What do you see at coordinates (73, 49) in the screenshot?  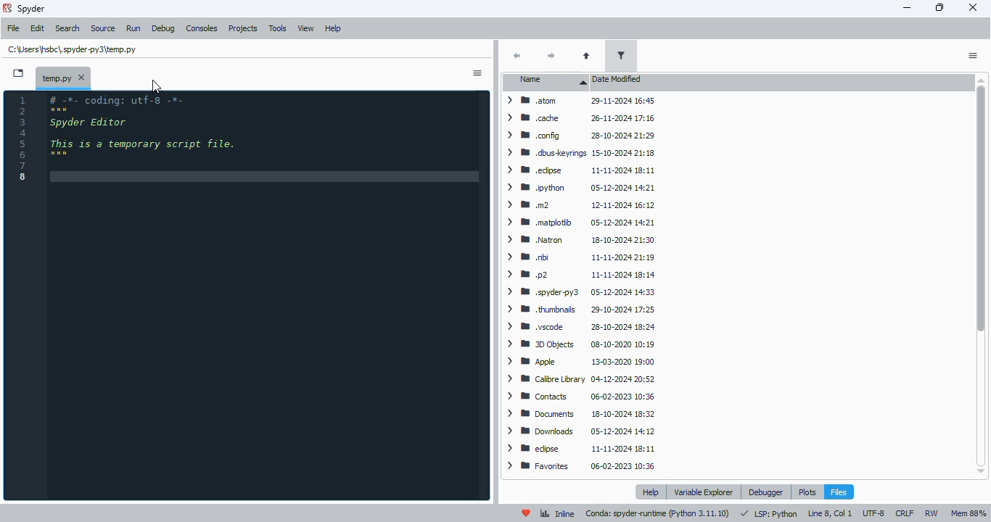 I see `untitled3.py` at bounding box center [73, 49].